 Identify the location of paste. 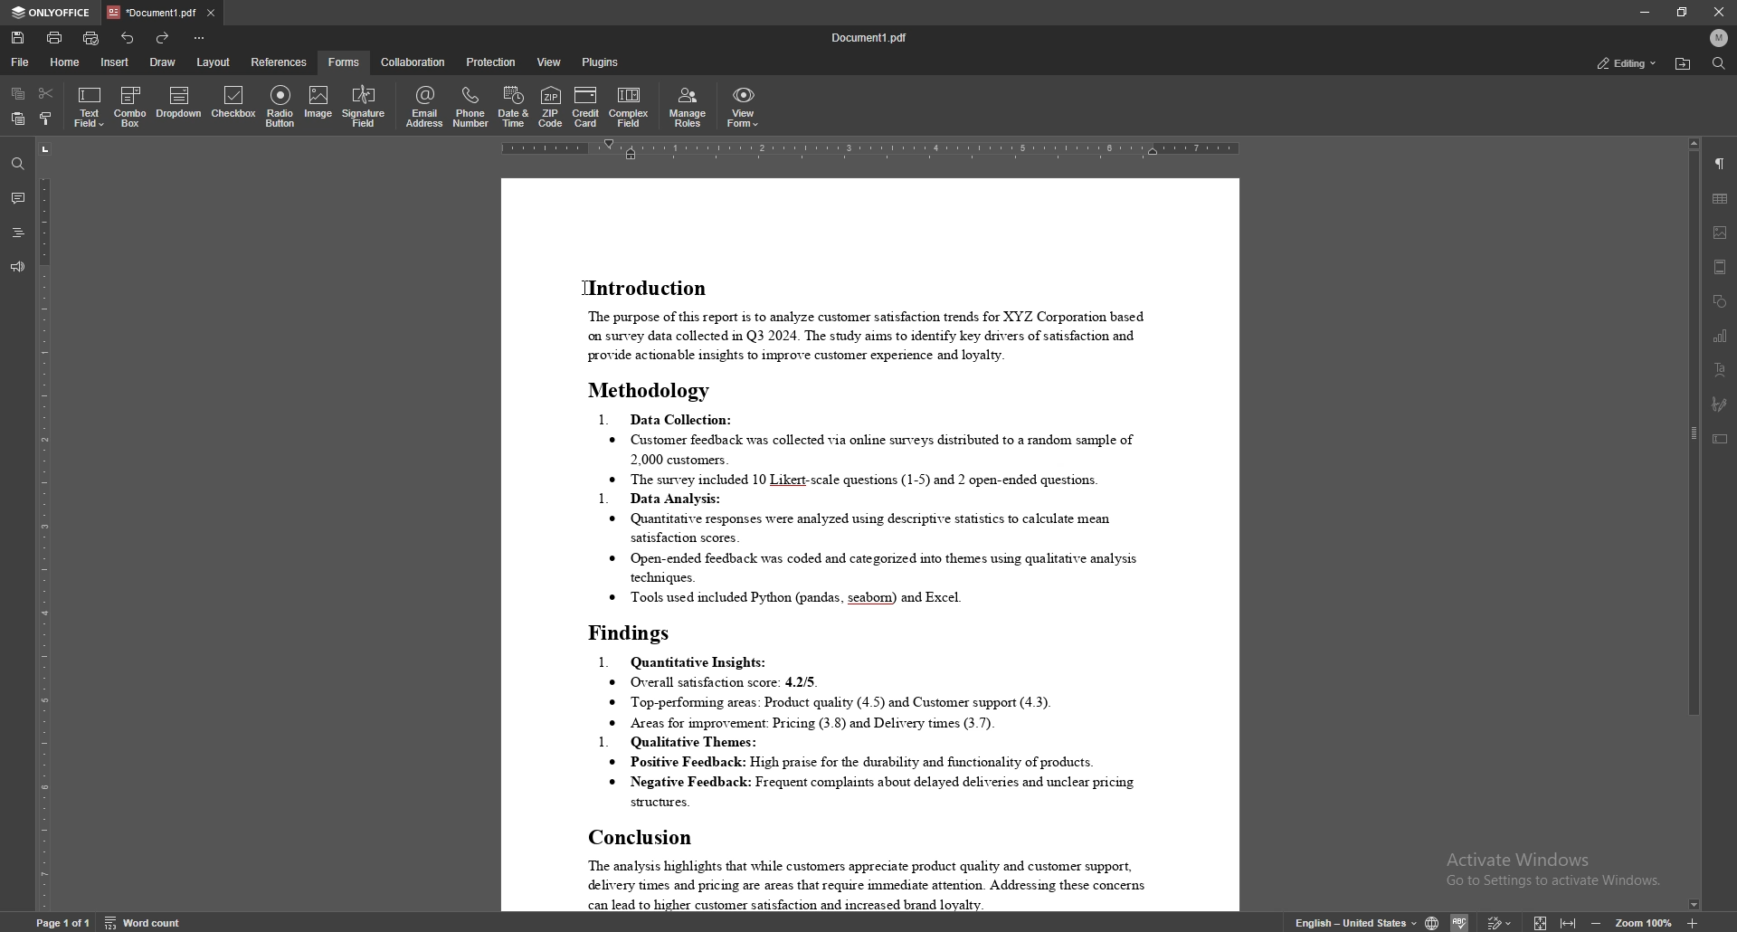
(18, 119).